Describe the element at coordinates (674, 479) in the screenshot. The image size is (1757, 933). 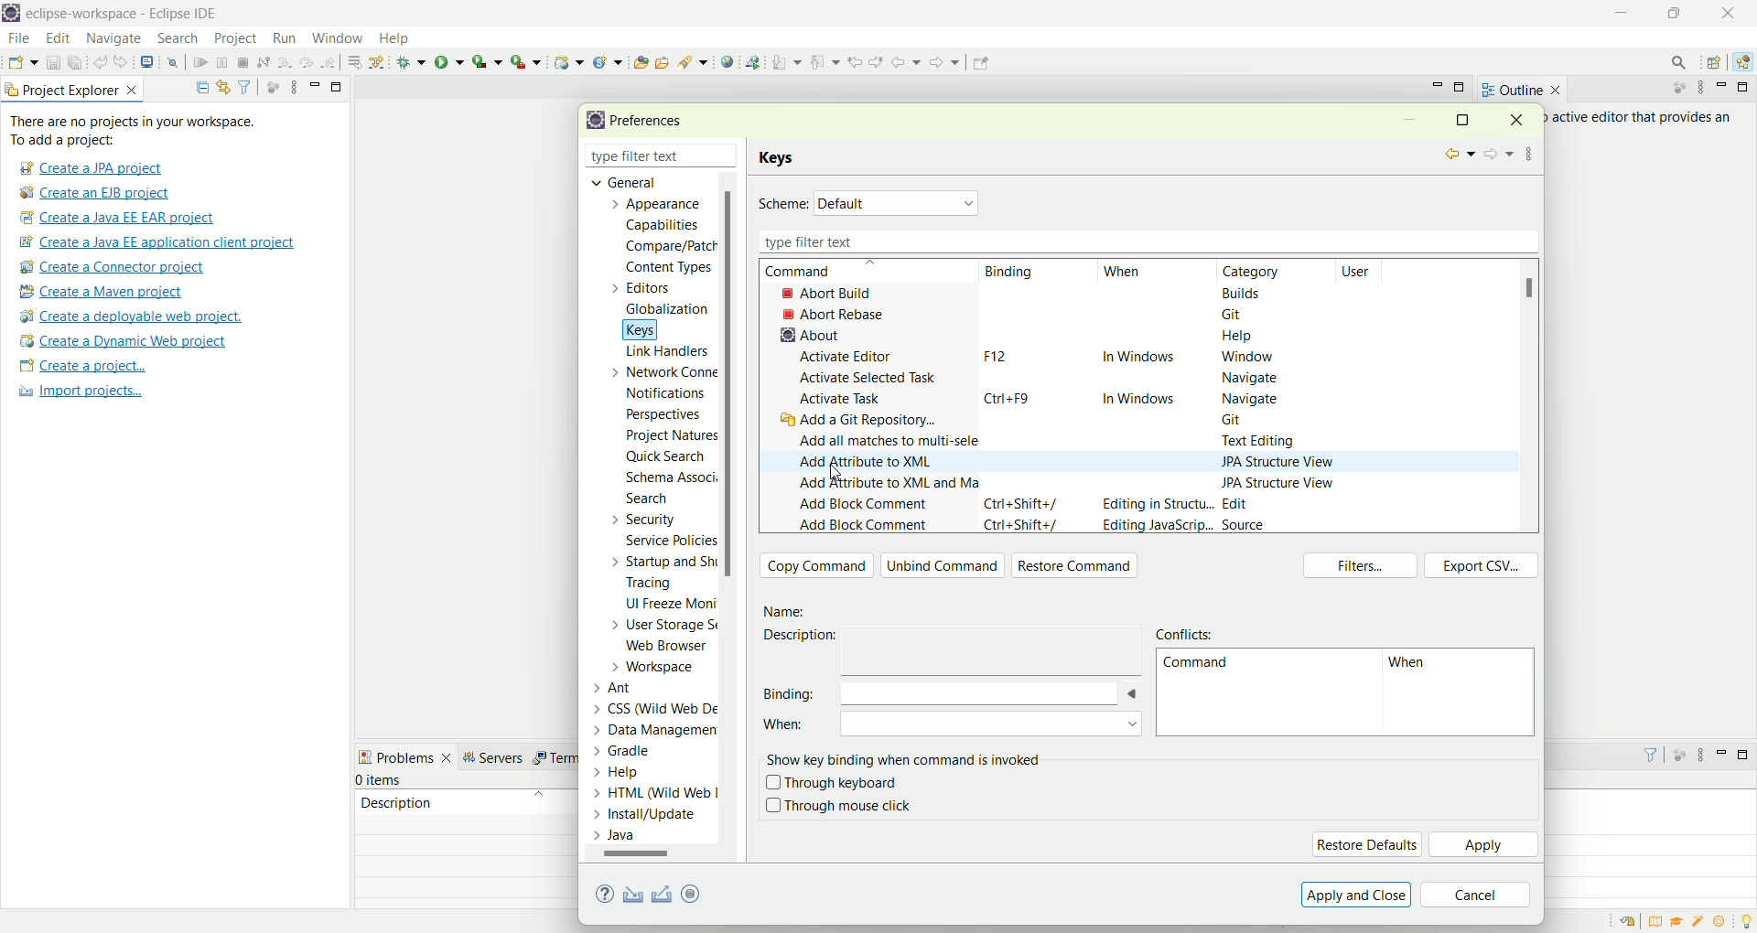
I see `schema association` at that location.